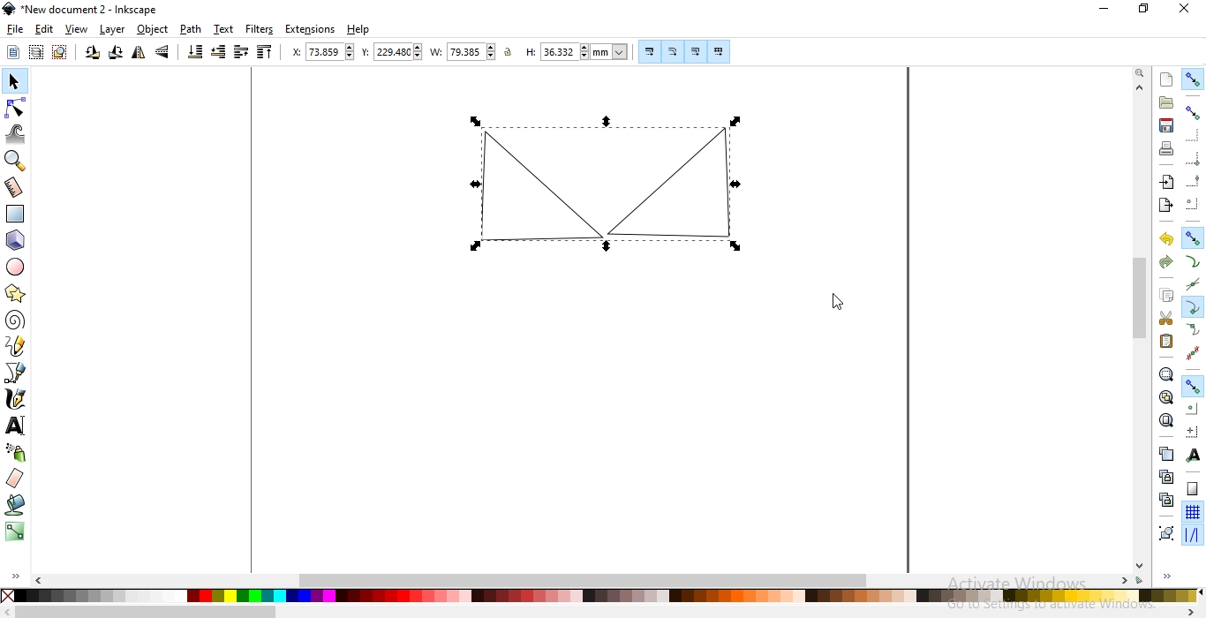  Describe the element at coordinates (1192, 261) in the screenshot. I see `snap to paths` at that location.